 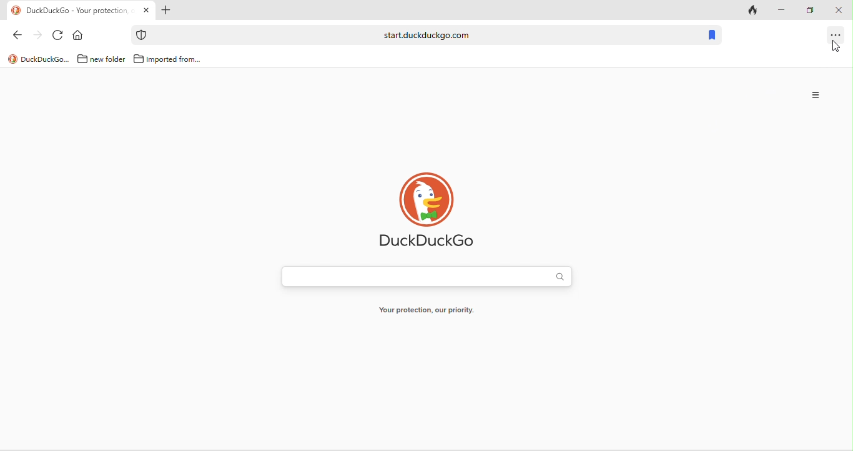 I want to click on your protection, our priority., so click(x=432, y=310).